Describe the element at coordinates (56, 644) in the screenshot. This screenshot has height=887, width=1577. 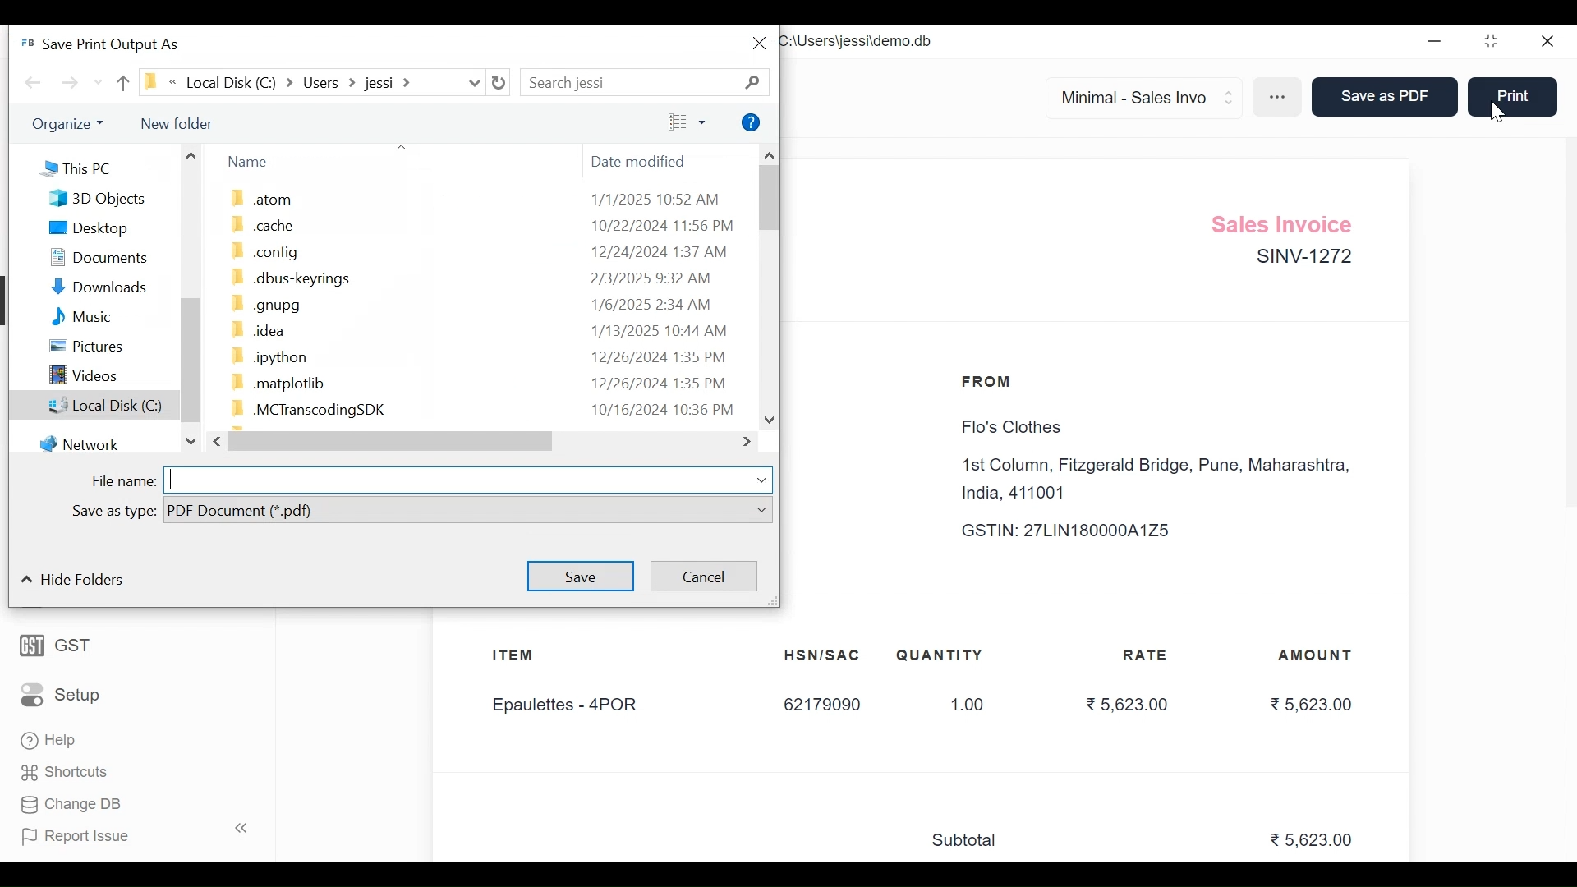
I see `GST` at that location.